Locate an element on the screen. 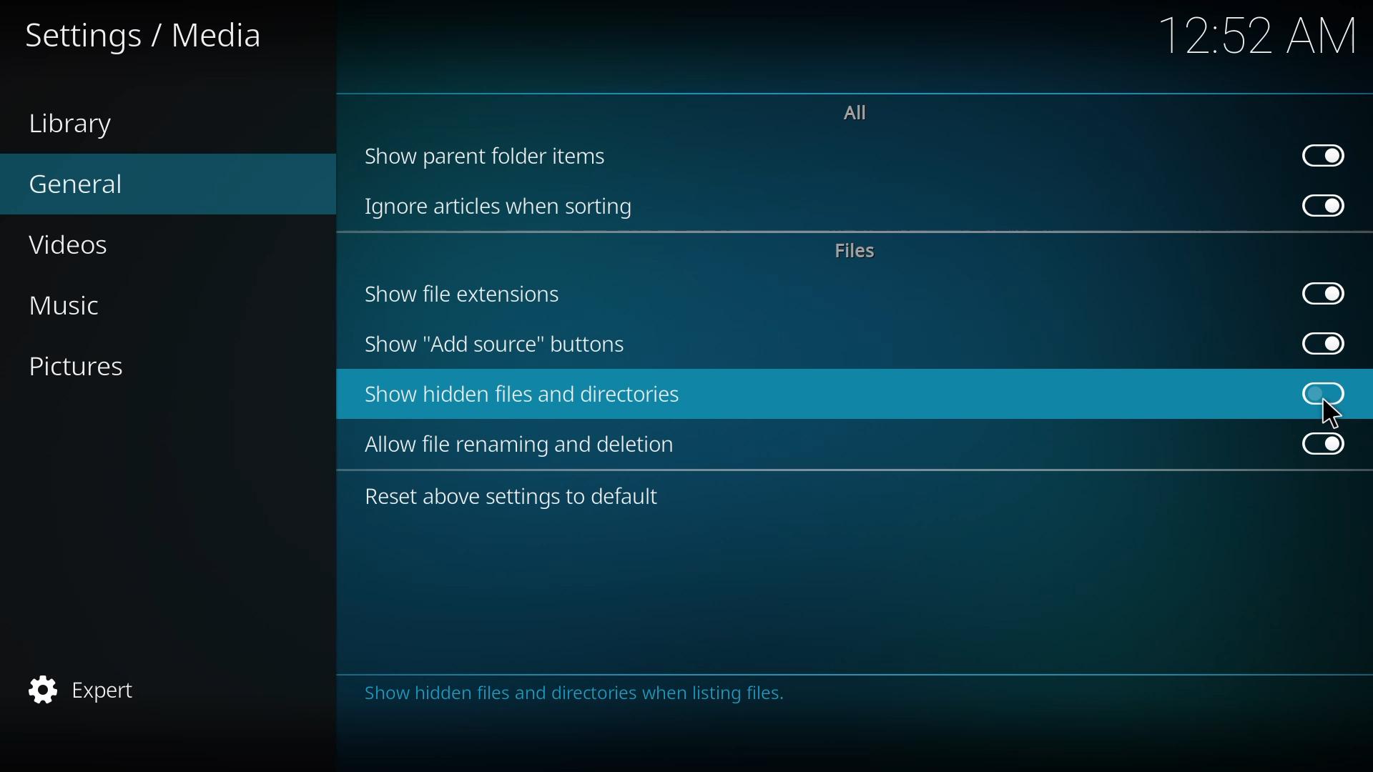  enabled is located at coordinates (1324, 204).